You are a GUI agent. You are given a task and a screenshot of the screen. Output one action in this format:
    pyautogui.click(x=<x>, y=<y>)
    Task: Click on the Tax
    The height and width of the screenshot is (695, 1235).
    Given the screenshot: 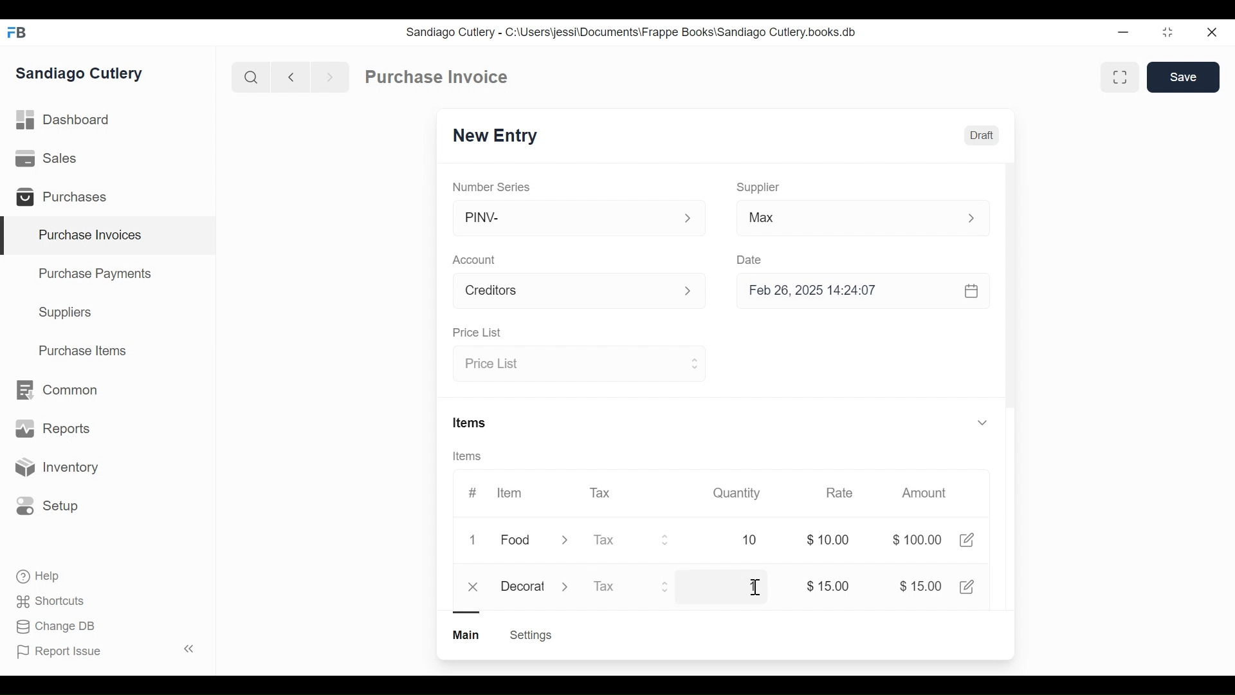 What is the action you would take?
    pyautogui.click(x=617, y=588)
    